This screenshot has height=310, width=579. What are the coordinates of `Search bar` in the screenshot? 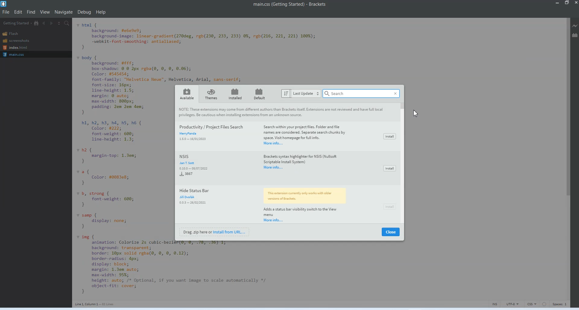 It's located at (362, 93).